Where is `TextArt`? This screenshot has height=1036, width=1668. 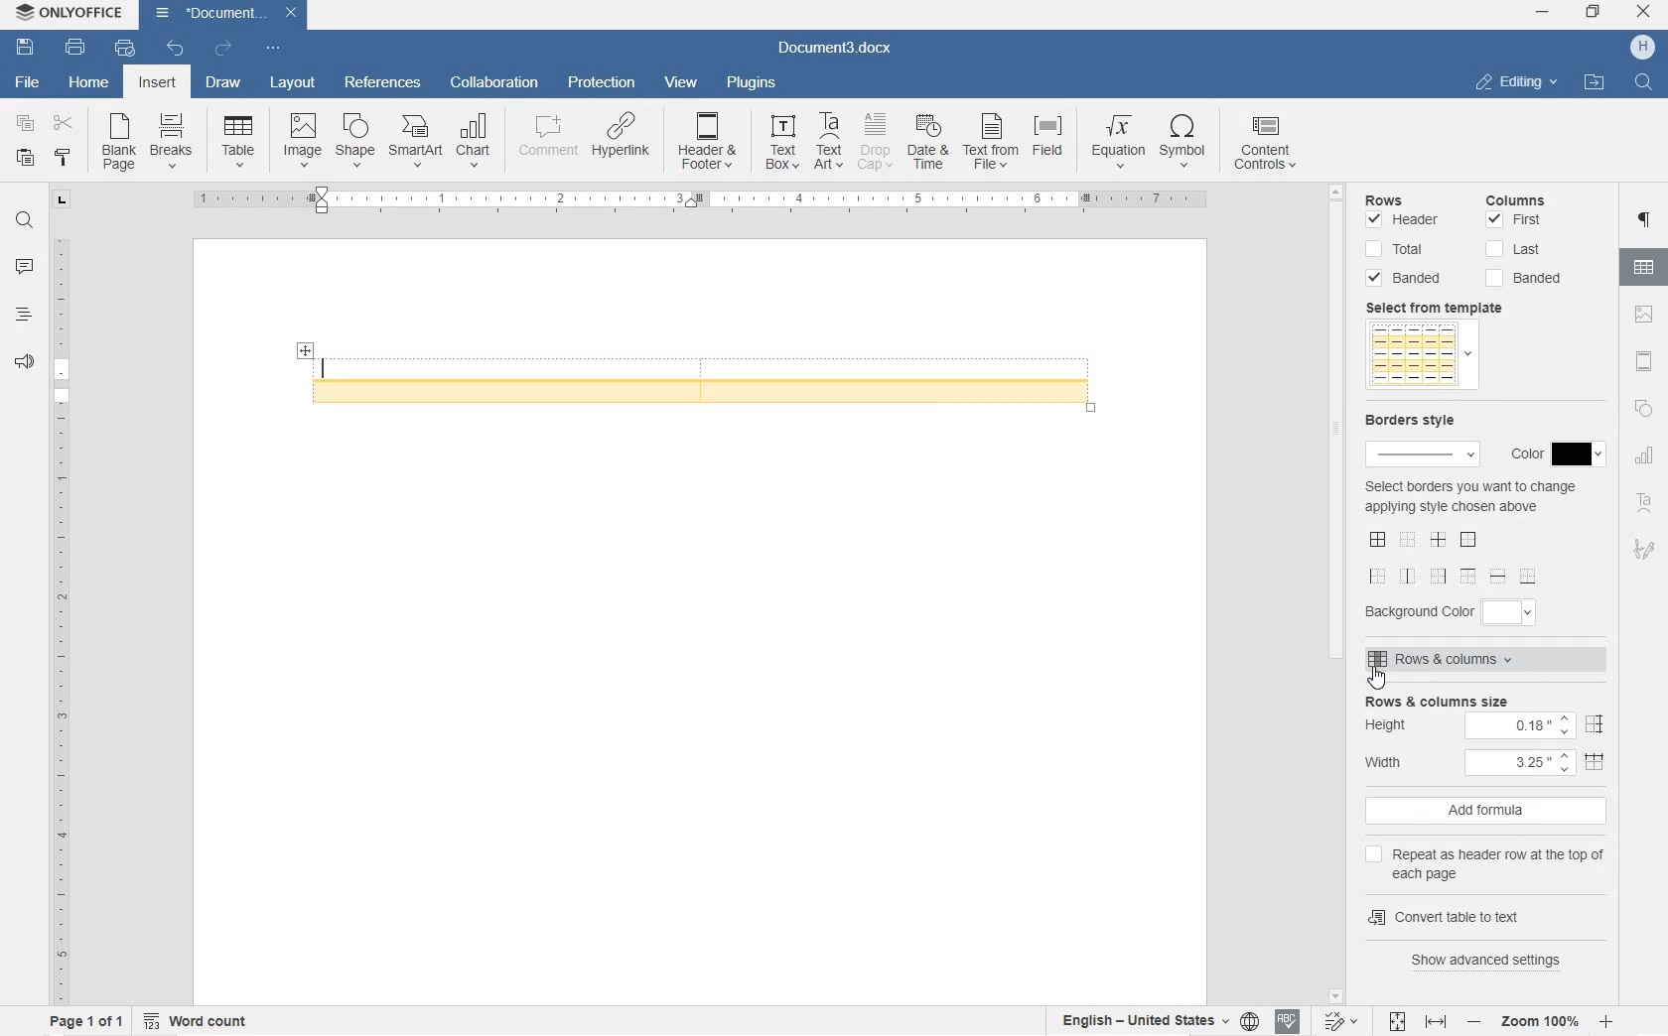 TextArt is located at coordinates (830, 141).